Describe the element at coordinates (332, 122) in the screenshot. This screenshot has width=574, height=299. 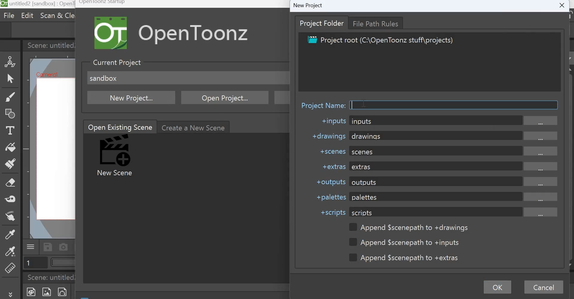
I see `+inputs` at that location.